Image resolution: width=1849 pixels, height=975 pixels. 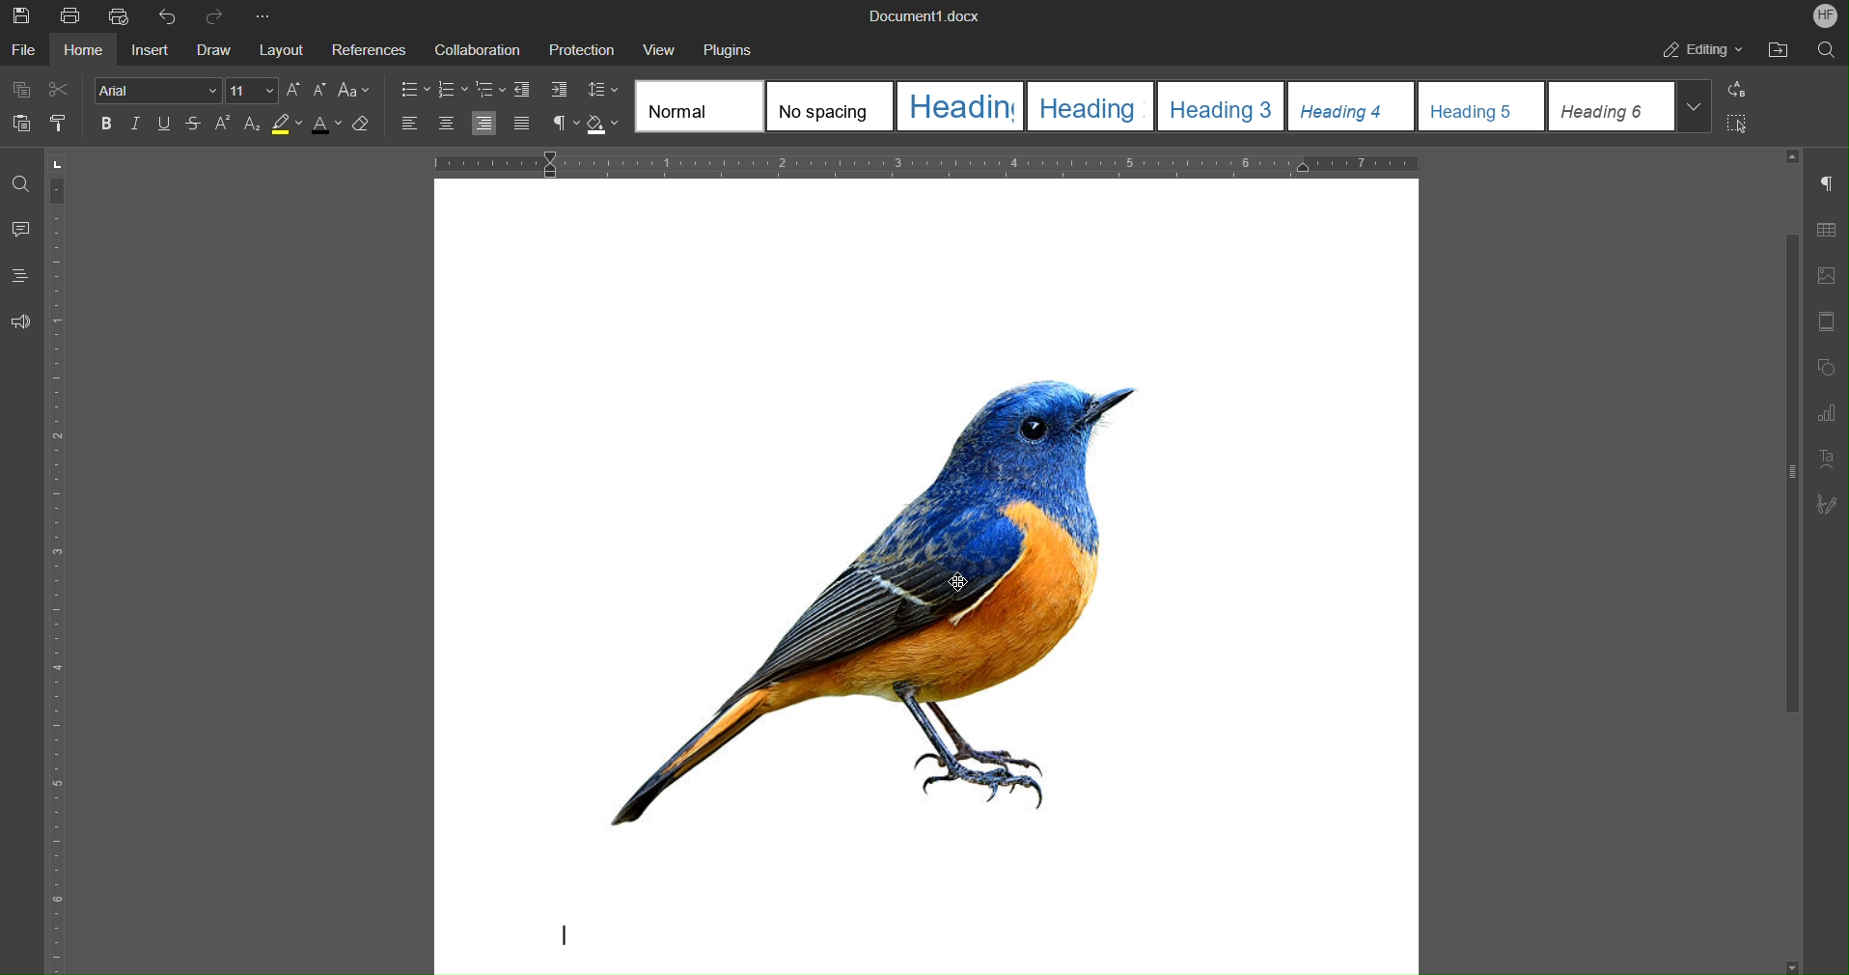 I want to click on References, so click(x=367, y=46).